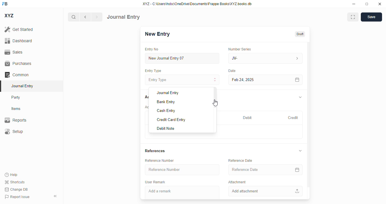 The width and height of the screenshot is (386, 204). What do you see at coordinates (232, 71) in the screenshot?
I see `date` at bounding box center [232, 71].